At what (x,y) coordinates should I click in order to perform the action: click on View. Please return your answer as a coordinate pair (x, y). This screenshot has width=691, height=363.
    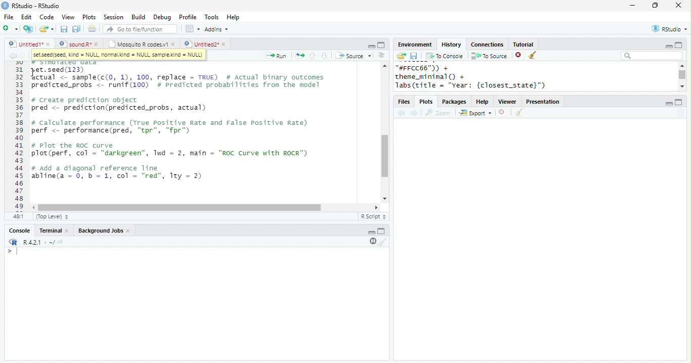
    Looking at the image, I should click on (68, 17).